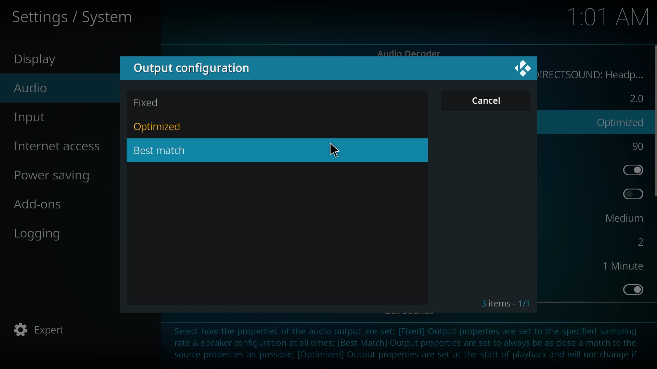 Image resolution: width=657 pixels, height=369 pixels. Describe the element at coordinates (619, 219) in the screenshot. I see `medium` at that location.